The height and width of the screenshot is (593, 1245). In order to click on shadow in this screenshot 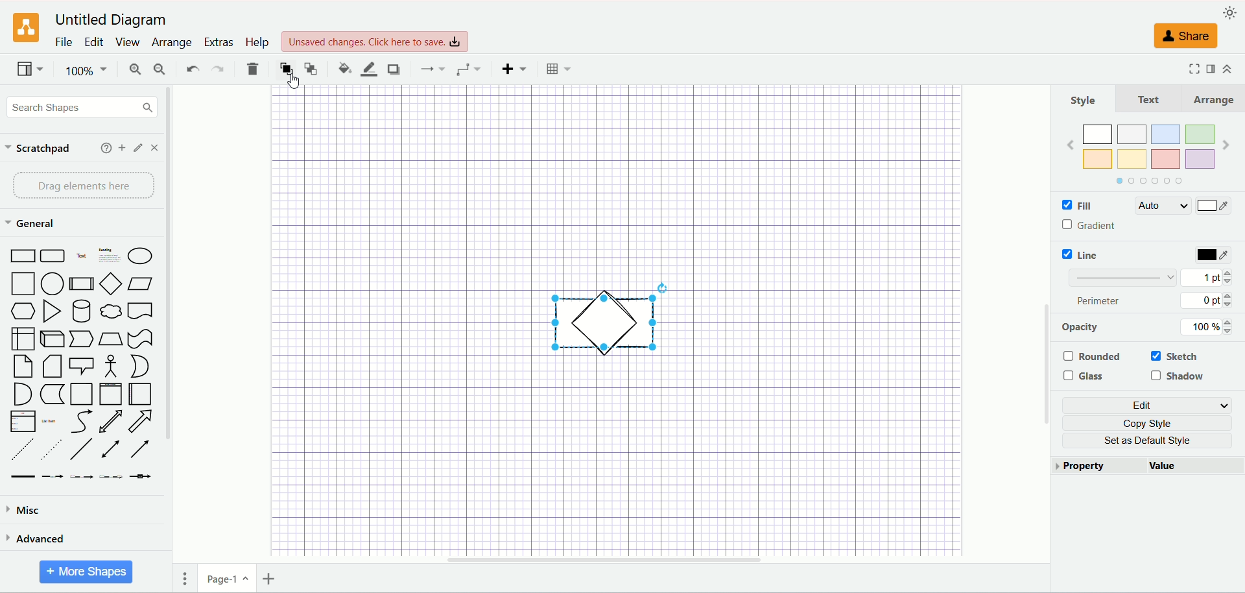, I will do `click(1178, 378)`.